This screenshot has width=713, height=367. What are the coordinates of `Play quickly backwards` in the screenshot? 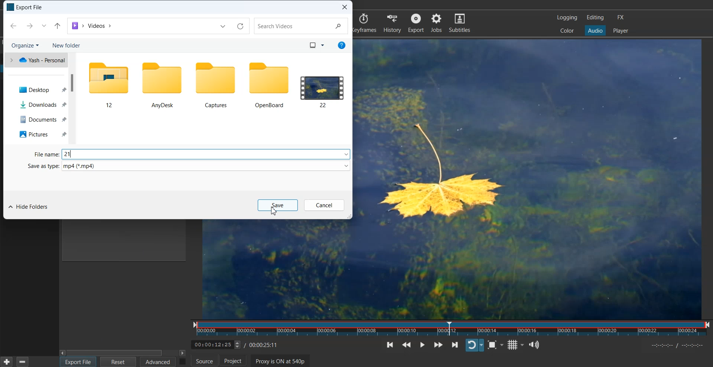 It's located at (410, 344).